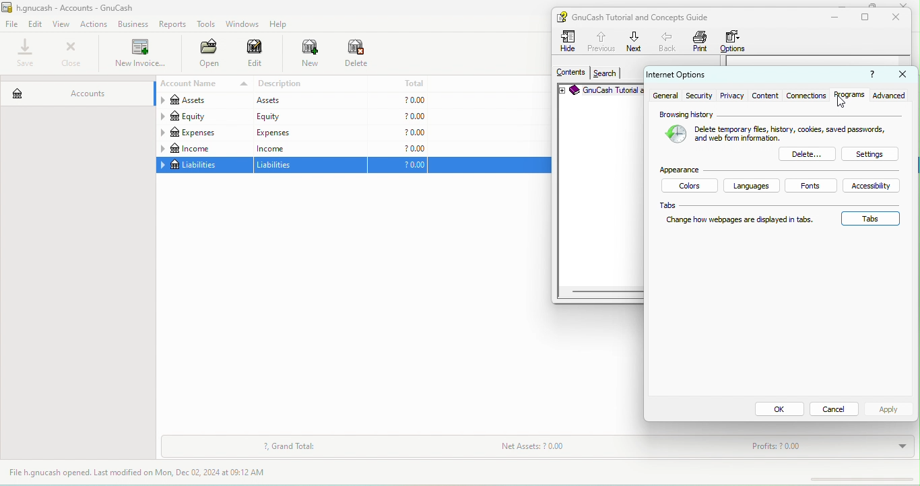 The width and height of the screenshot is (920, 486). I want to click on gnu cash tutorial and concepts guide, so click(646, 17).